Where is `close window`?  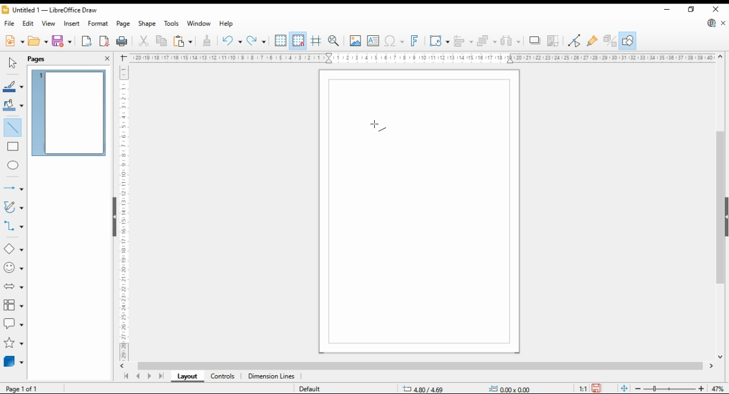 close window is located at coordinates (717, 9).